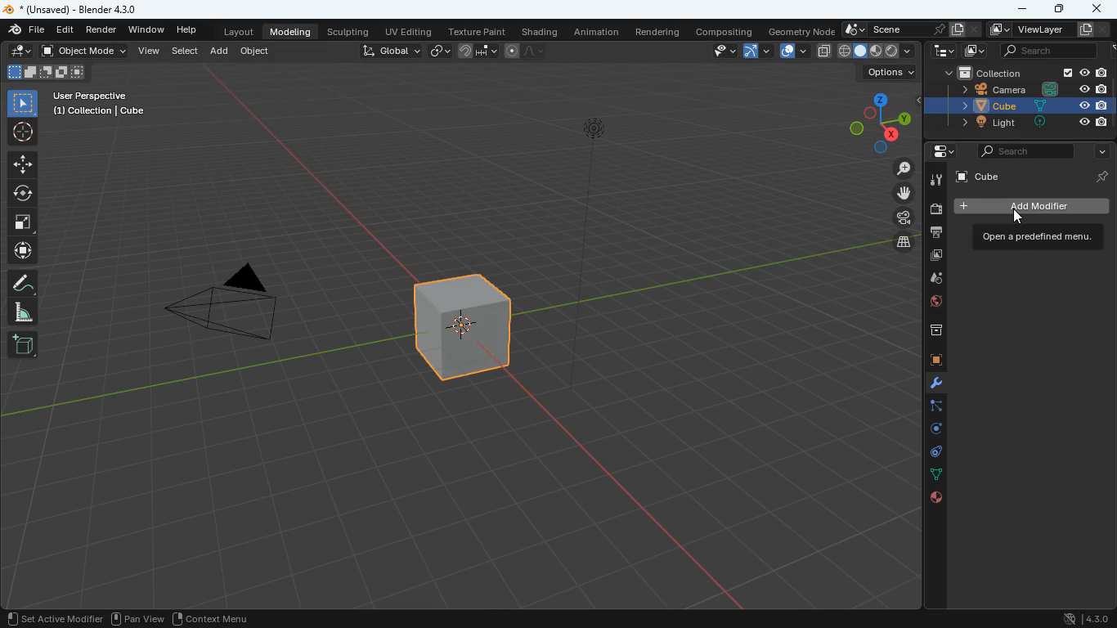  Describe the element at coordinates (932, 454) in the screenshot. I see `control` at that location.